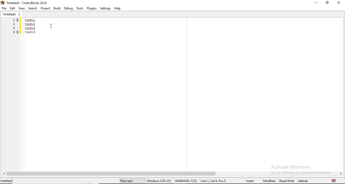 Image resolution: width=345 pixels, height=184 pixels. What do you see at coordinates (31, 27) in the screenshot?
I see `test1/test2/test3/test4` at bounding box center [31, 27].